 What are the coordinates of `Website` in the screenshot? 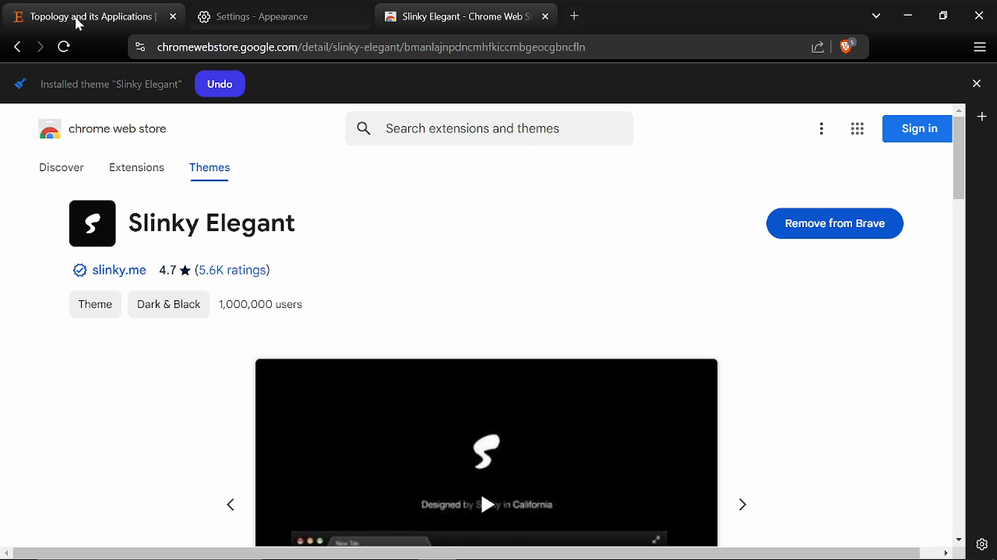 It's located at (104, 271).